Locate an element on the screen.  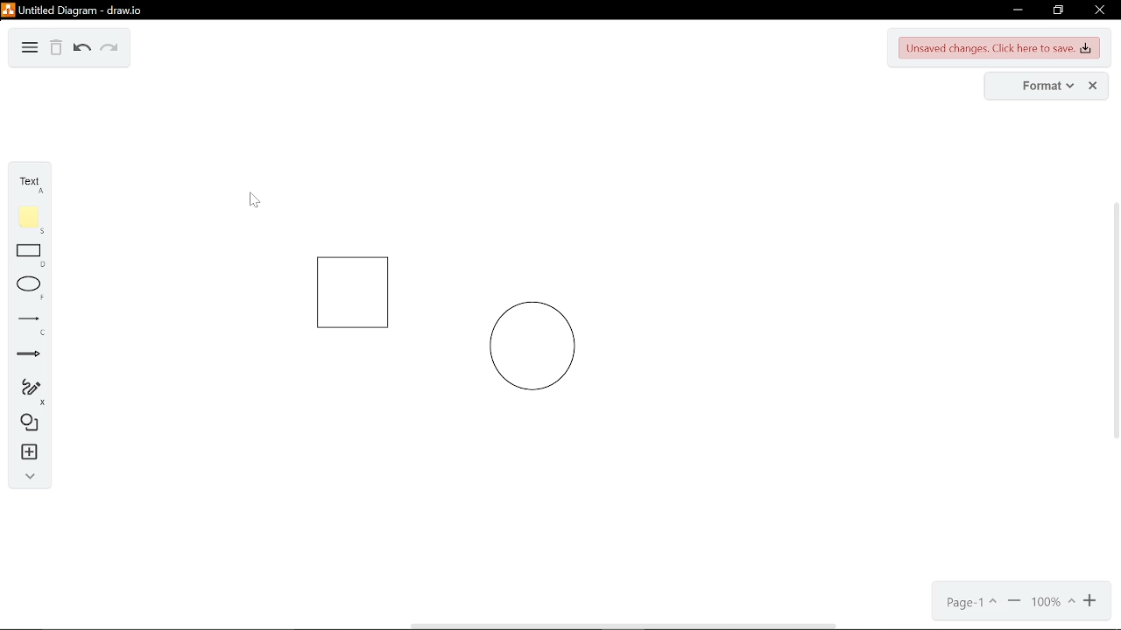
close is located at coordinates (1093, 86).